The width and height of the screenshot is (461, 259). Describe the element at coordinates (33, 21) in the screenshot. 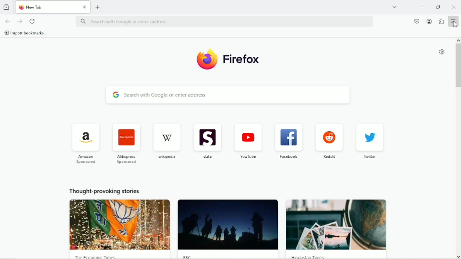

I see `reload current page` at that location.